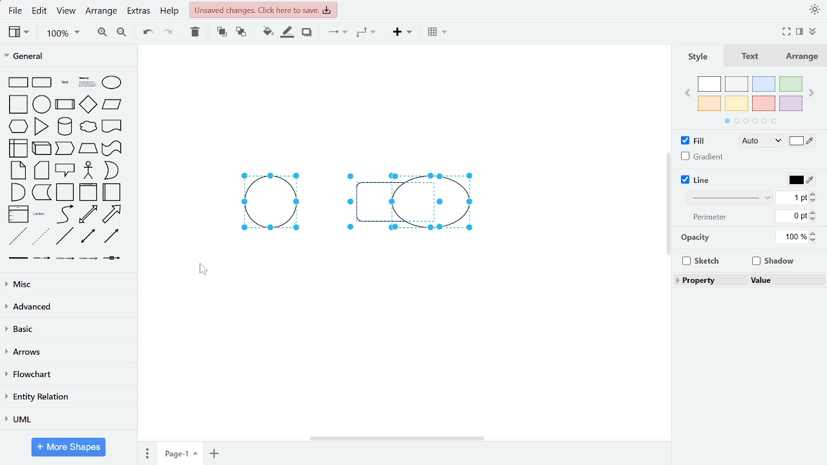 The width and height of the screenshot is (827, 465). I want to click on Connector with label, so click(42, 260).